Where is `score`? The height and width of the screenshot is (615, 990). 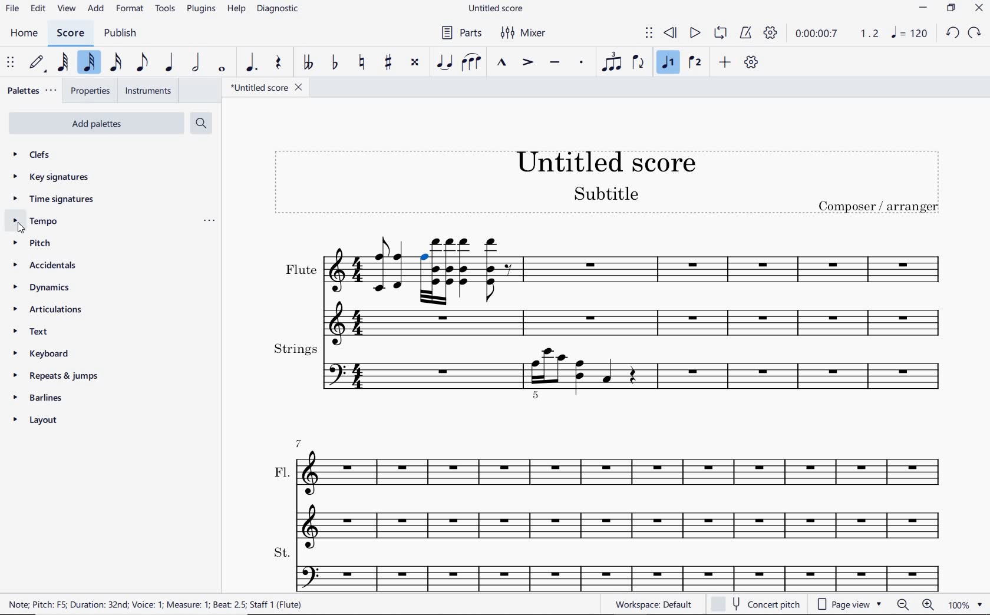 score is located at coordinates (70, 32).